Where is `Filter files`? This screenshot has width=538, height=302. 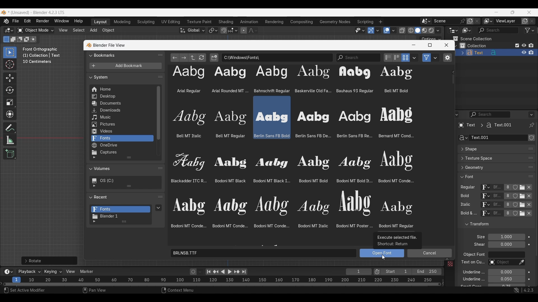
Filter files is located at coordinates (426, 58).